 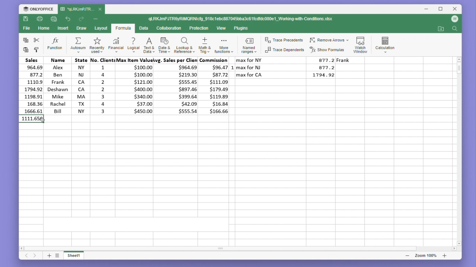 I want to click on quick print, so click(x=53, y=19).